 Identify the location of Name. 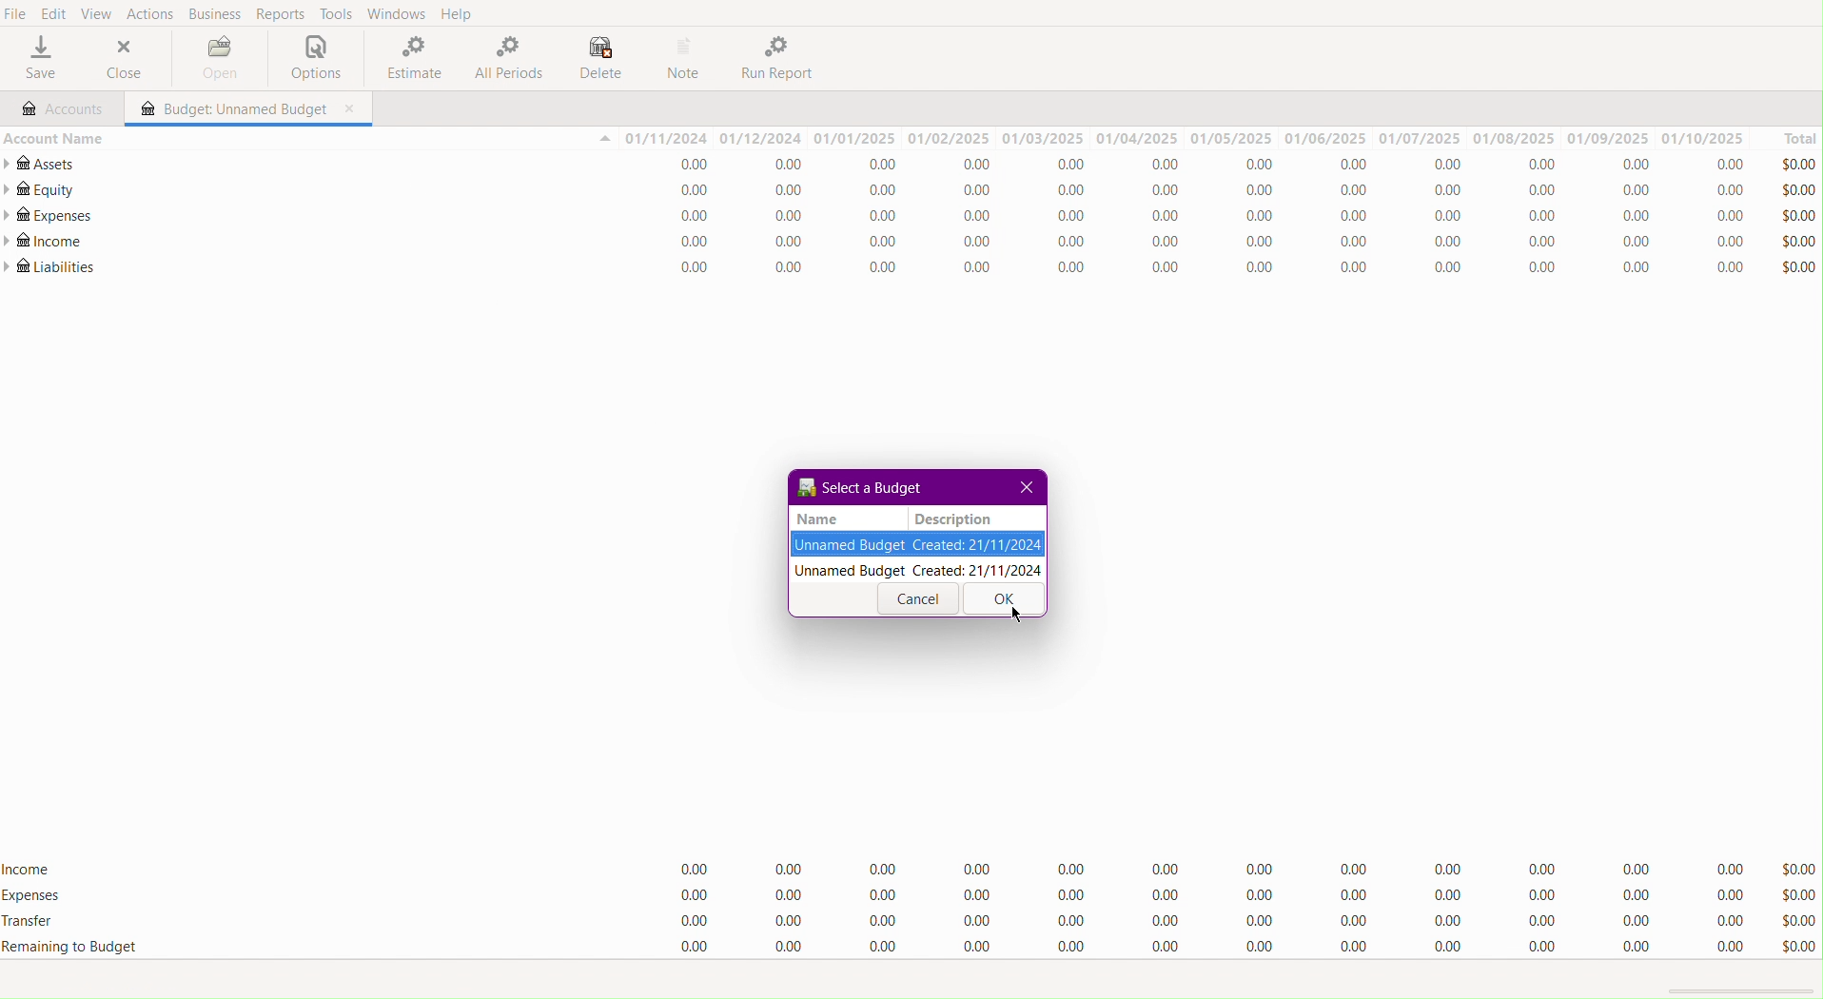
(818, 519).